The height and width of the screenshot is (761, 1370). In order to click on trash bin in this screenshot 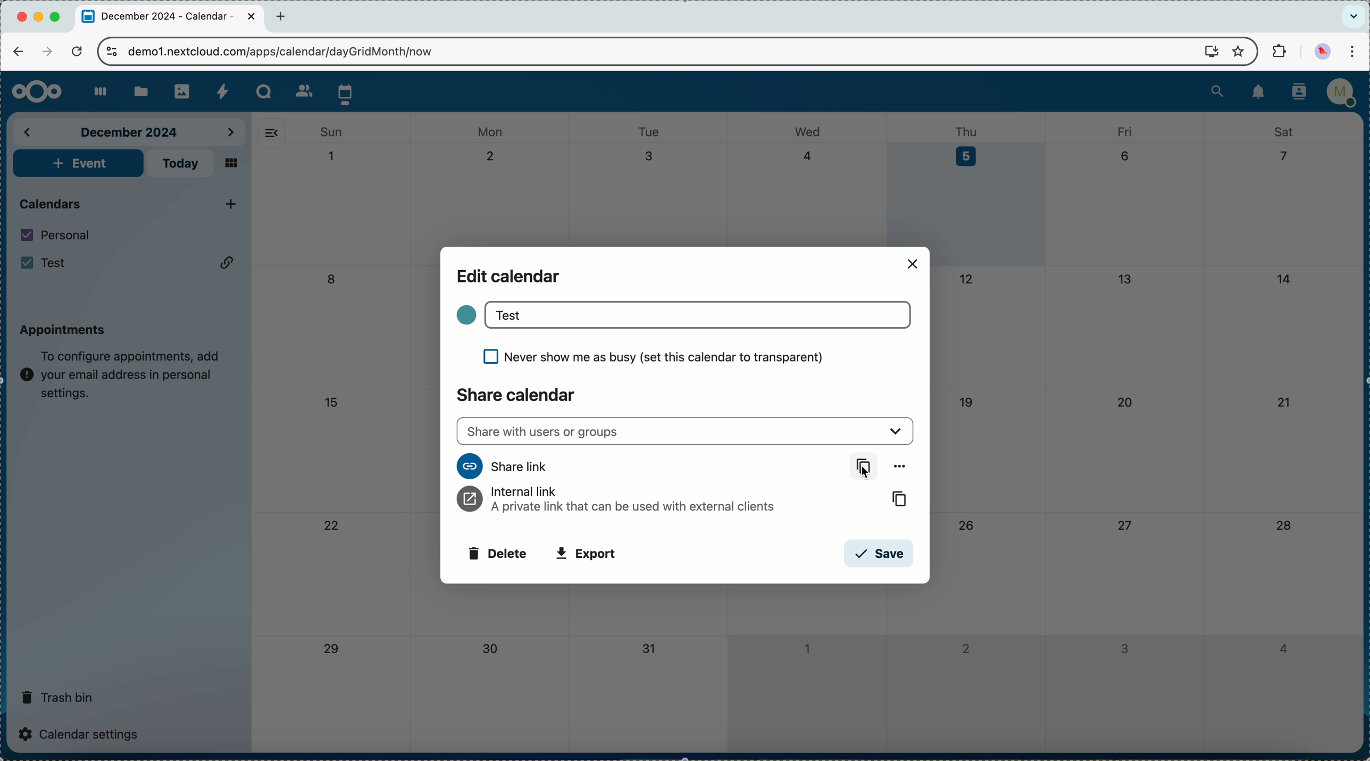, I will do `click(58, 693)`.